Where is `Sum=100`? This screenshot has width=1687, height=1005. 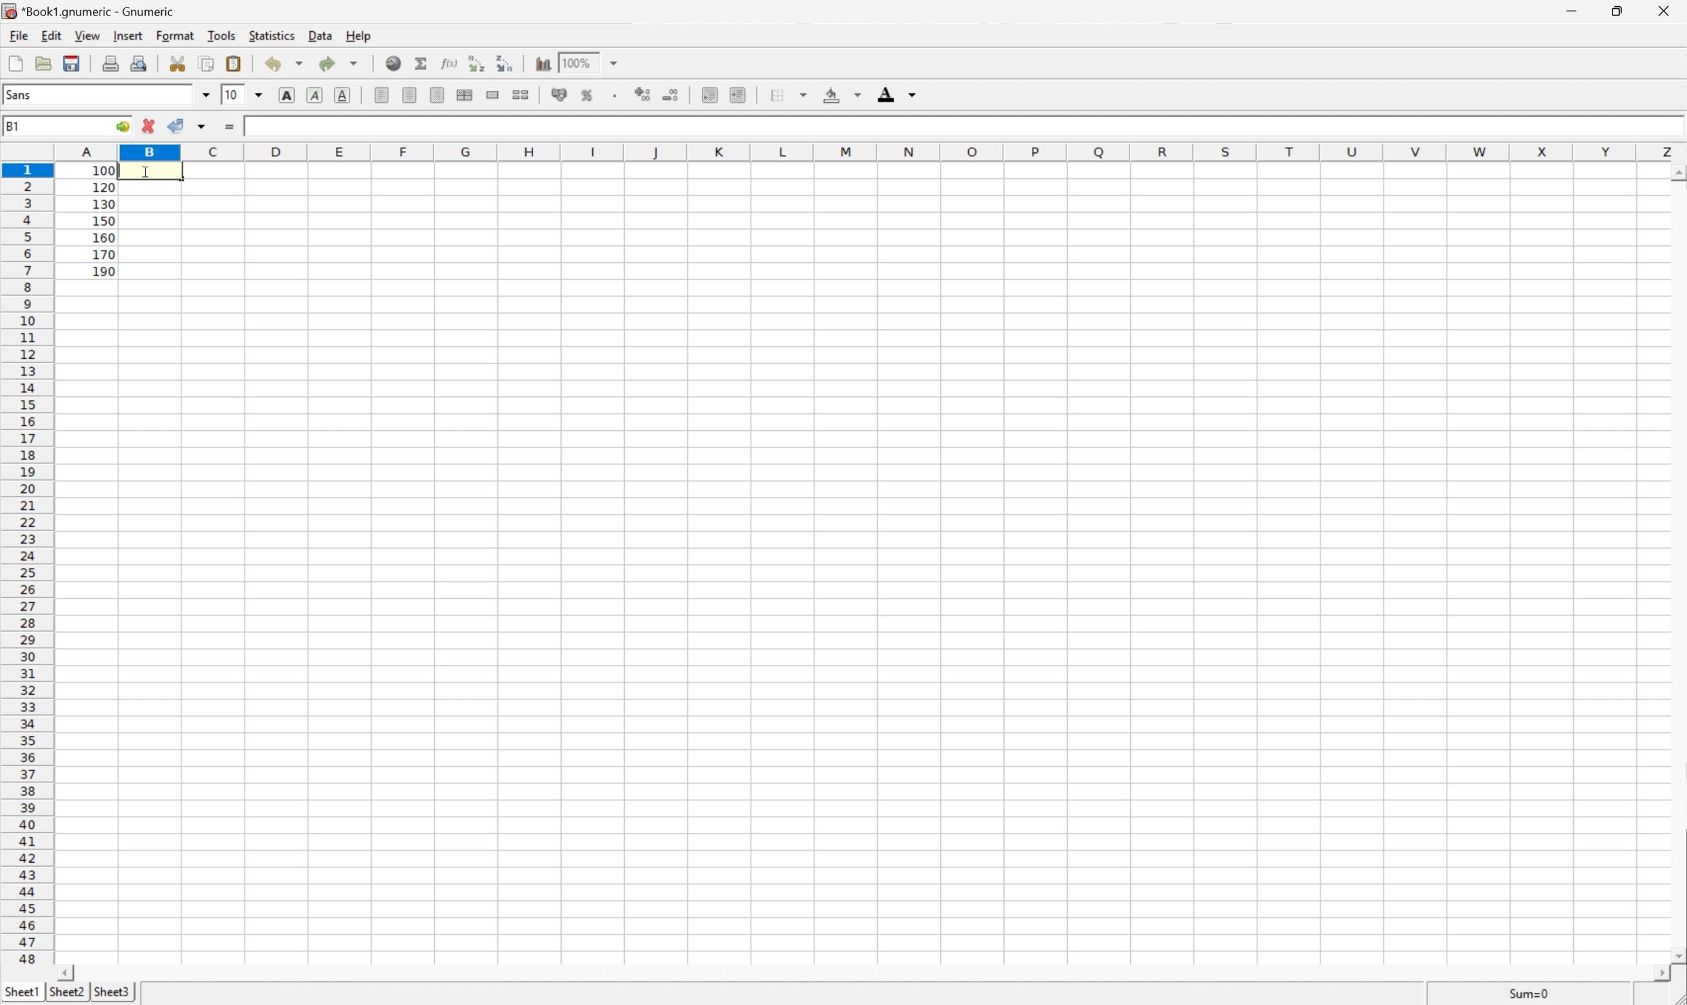
Sum=100 is located at coordinates (1529, 992).